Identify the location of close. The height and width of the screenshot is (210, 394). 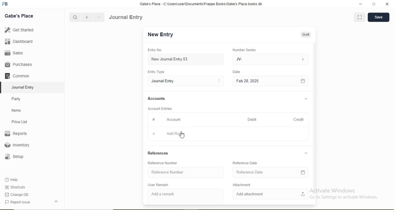
(388, 4).